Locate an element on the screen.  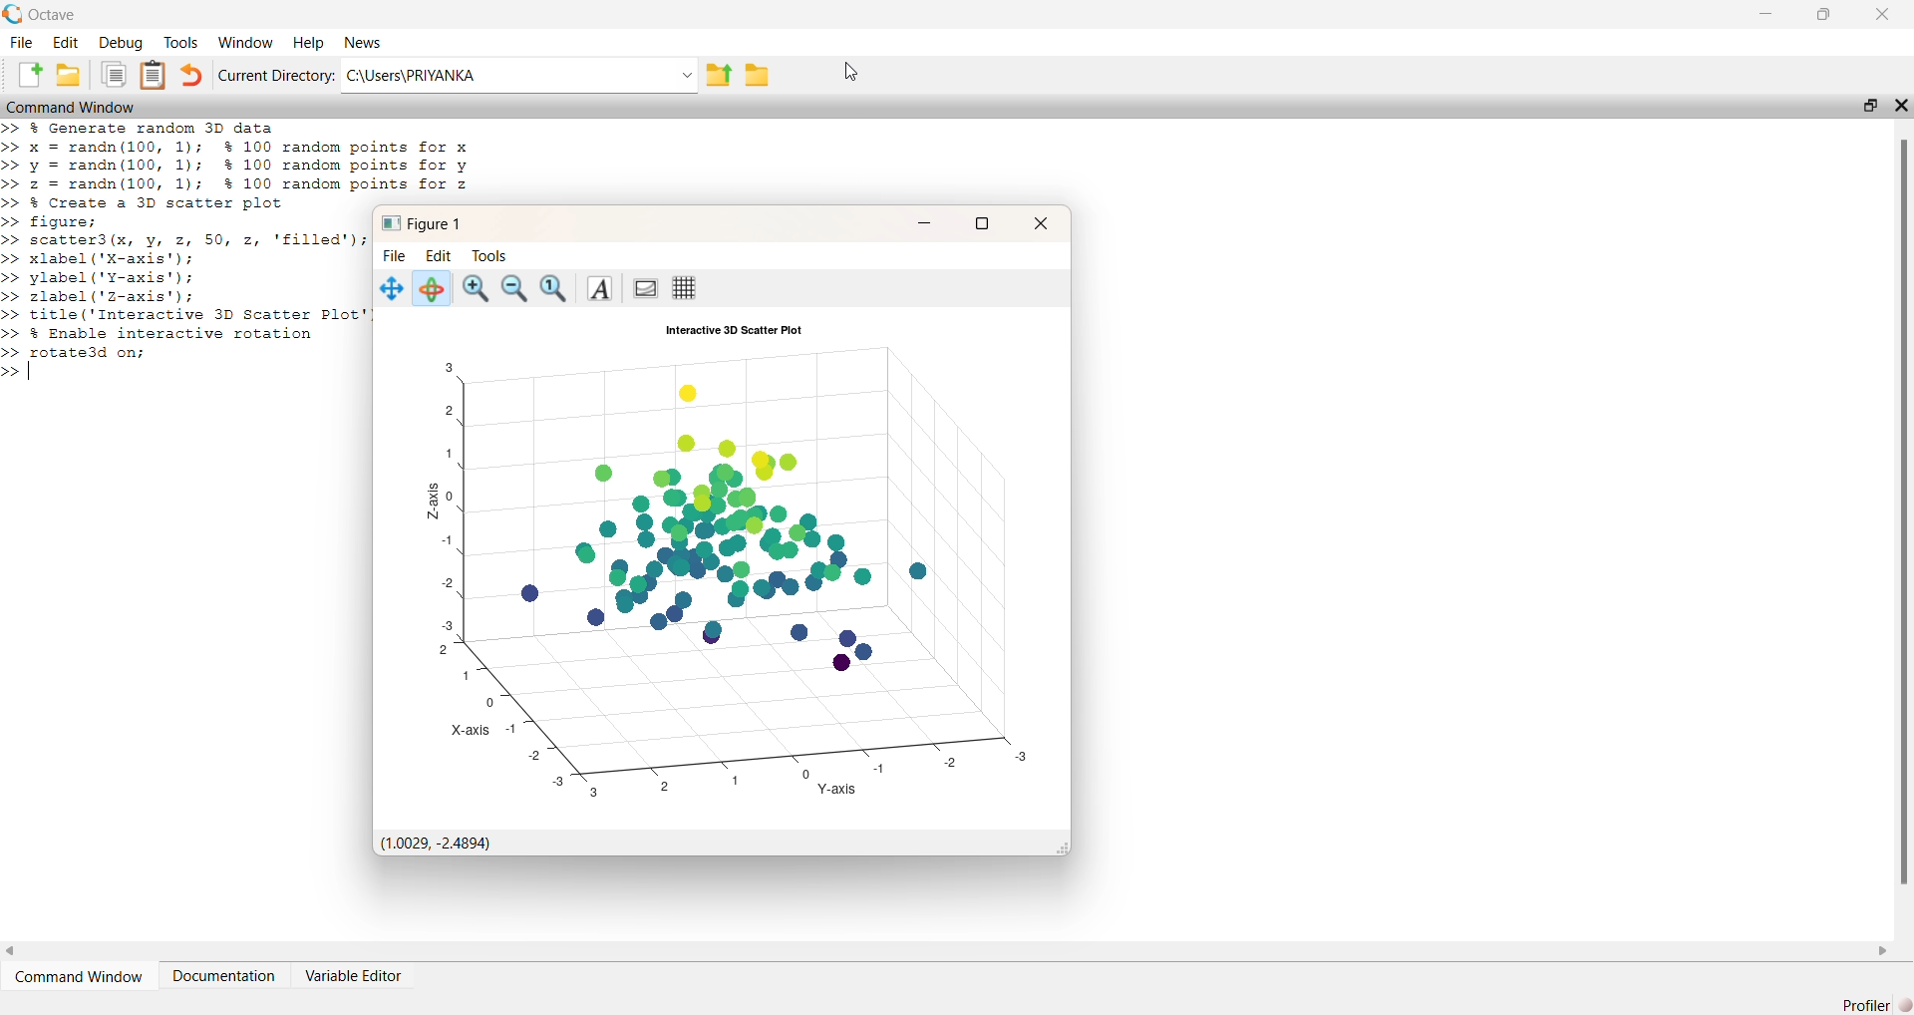
File is located at coordinates (395, 256).